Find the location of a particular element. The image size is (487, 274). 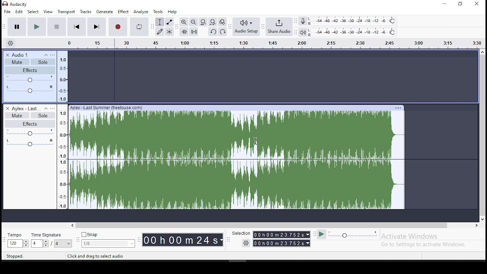

enable looping is located at coordinates (139, 27).